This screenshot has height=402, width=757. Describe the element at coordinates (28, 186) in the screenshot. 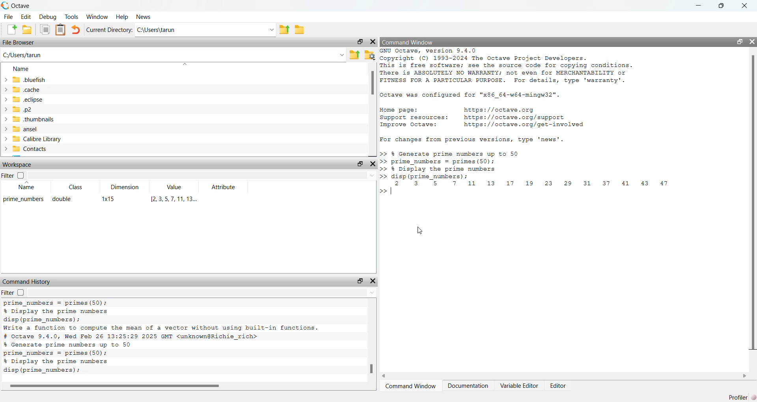

I see `name` at that location.